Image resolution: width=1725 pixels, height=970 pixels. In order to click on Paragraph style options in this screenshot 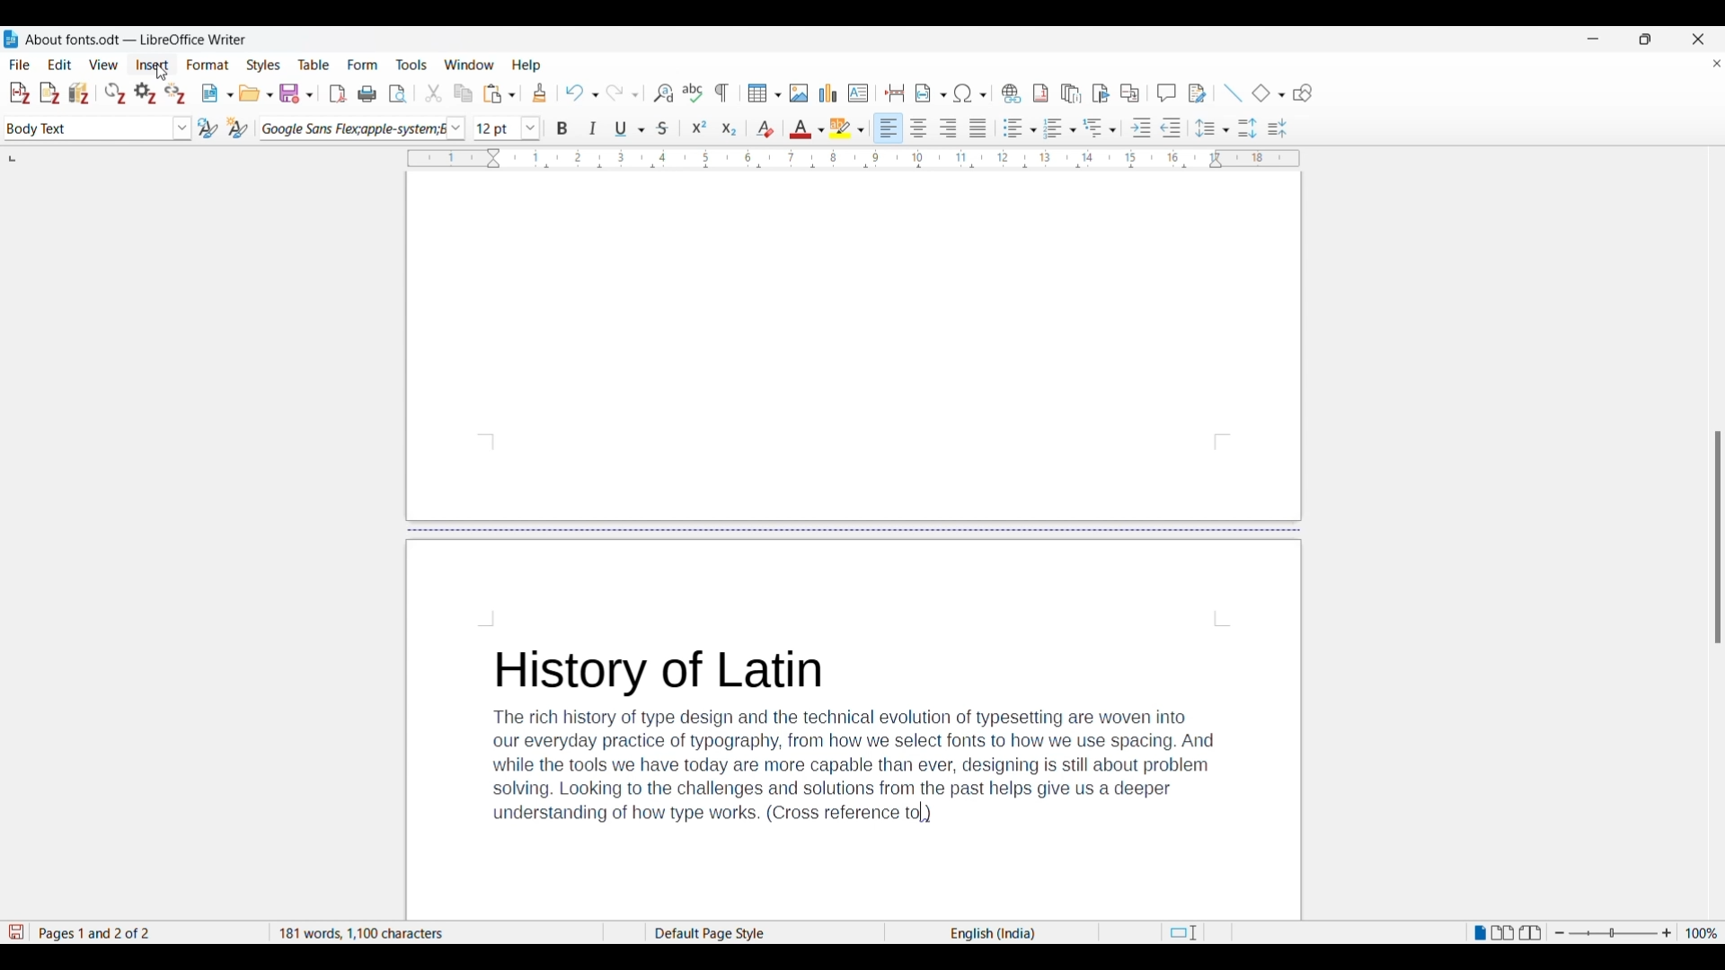, I will do `click(182, 128)`.